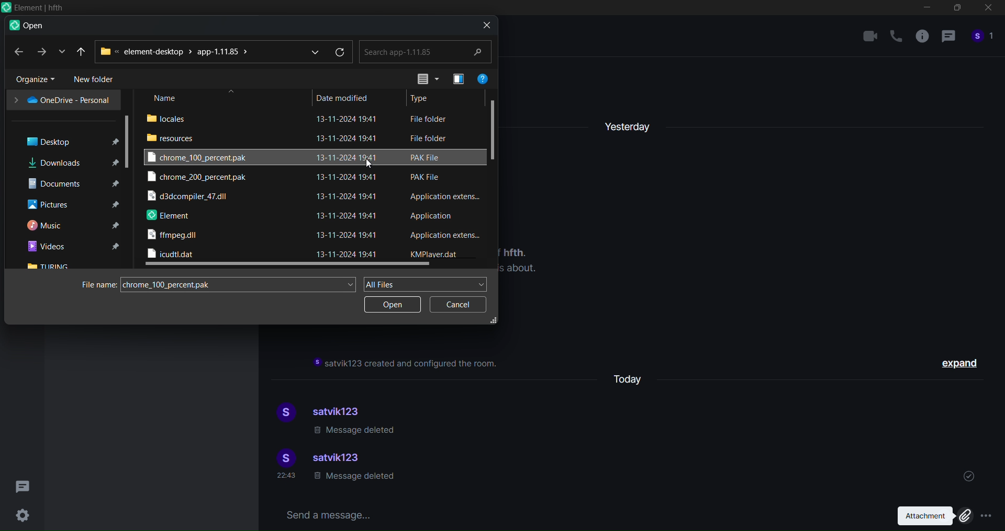 The height and width of the screenshot is (531, 1005). Describe the element at coordinates (962, 365) in the screenshot. I see `expand` at that location.